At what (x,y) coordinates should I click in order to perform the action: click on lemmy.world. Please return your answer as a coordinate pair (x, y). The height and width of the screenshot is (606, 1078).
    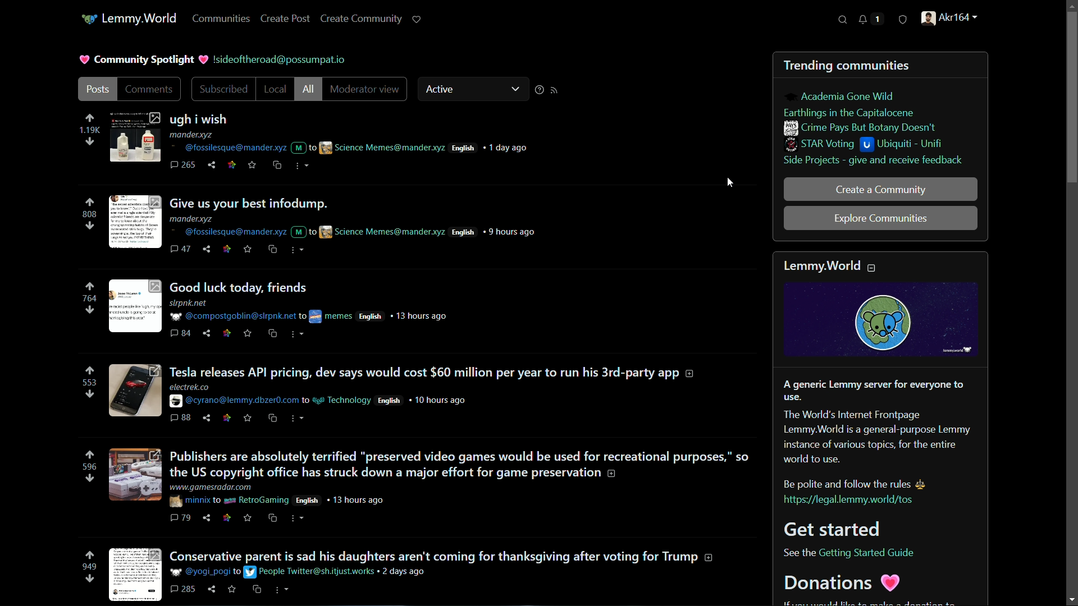
    Looking at the image, I should click on (129, 20).